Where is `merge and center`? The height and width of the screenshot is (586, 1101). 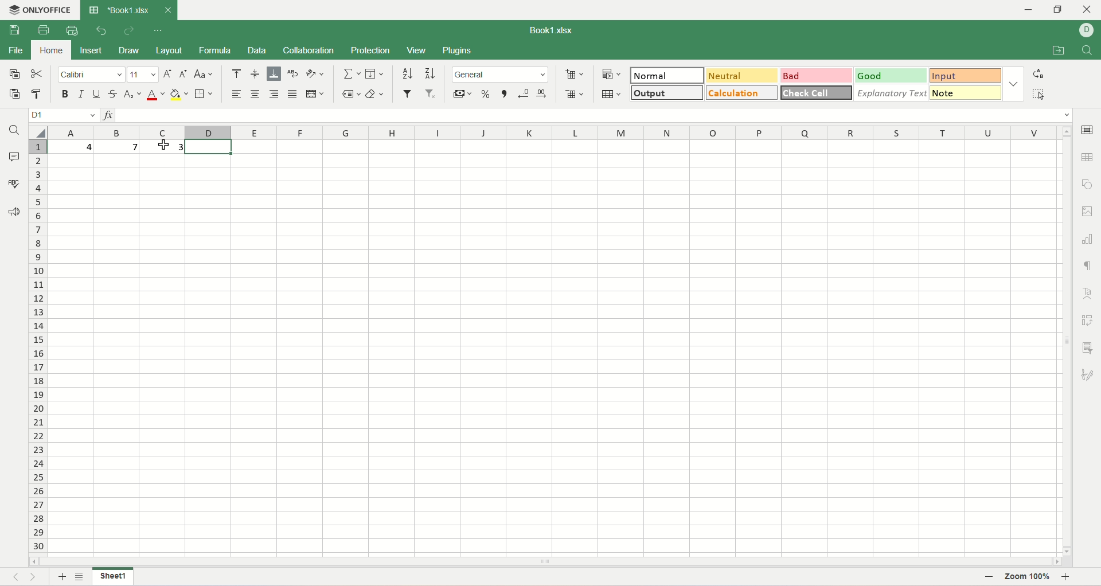
merge and center is located at coordinates (315, 94).